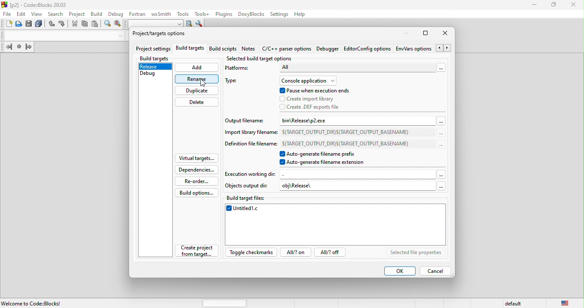  I want to click on copy, so click(85, 25).